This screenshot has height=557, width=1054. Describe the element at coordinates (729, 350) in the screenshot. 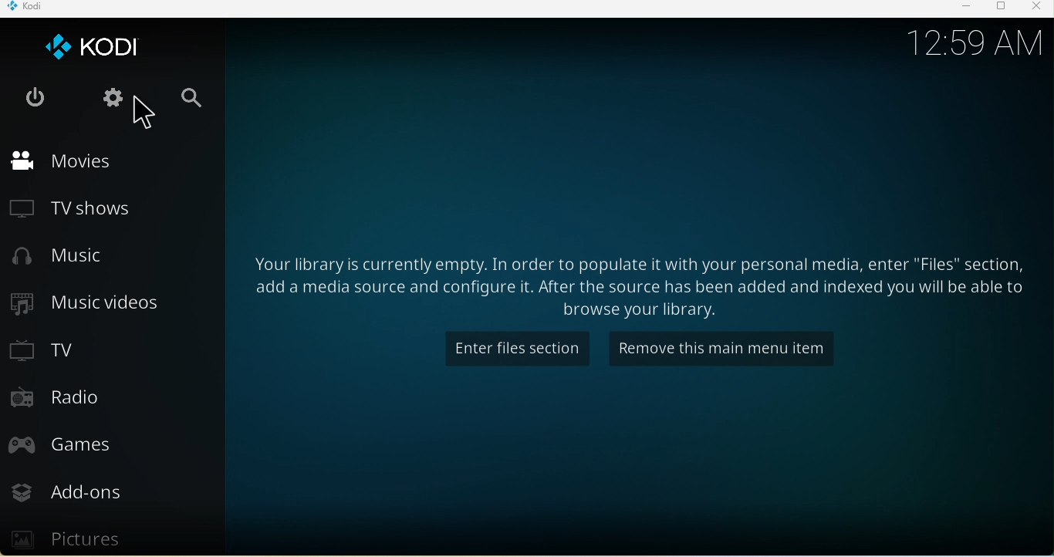

I see `Remove this icon from the main menu` at that location.